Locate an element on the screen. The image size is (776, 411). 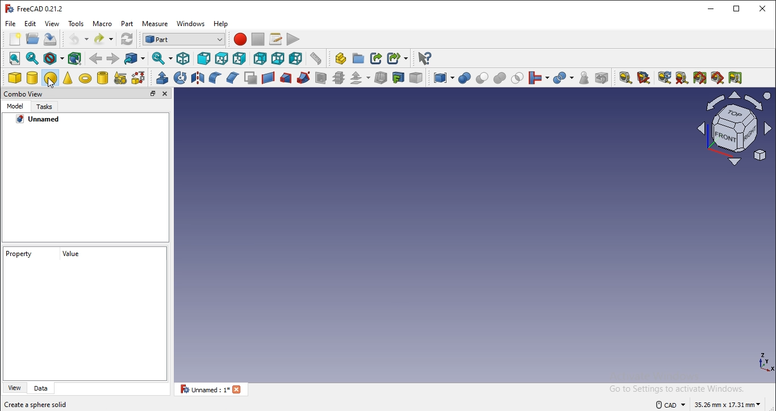
new is located at coordinates (15, 39).